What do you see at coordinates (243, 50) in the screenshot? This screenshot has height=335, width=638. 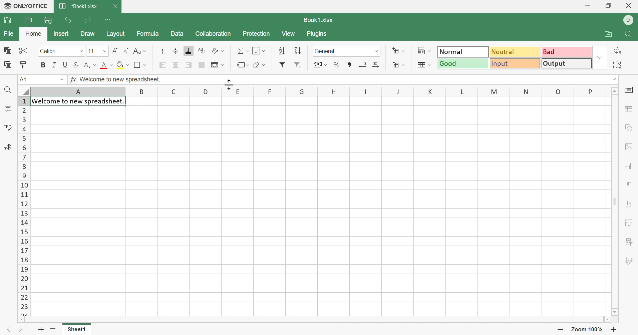 I see `Summation` at bounding box center [243, 50].